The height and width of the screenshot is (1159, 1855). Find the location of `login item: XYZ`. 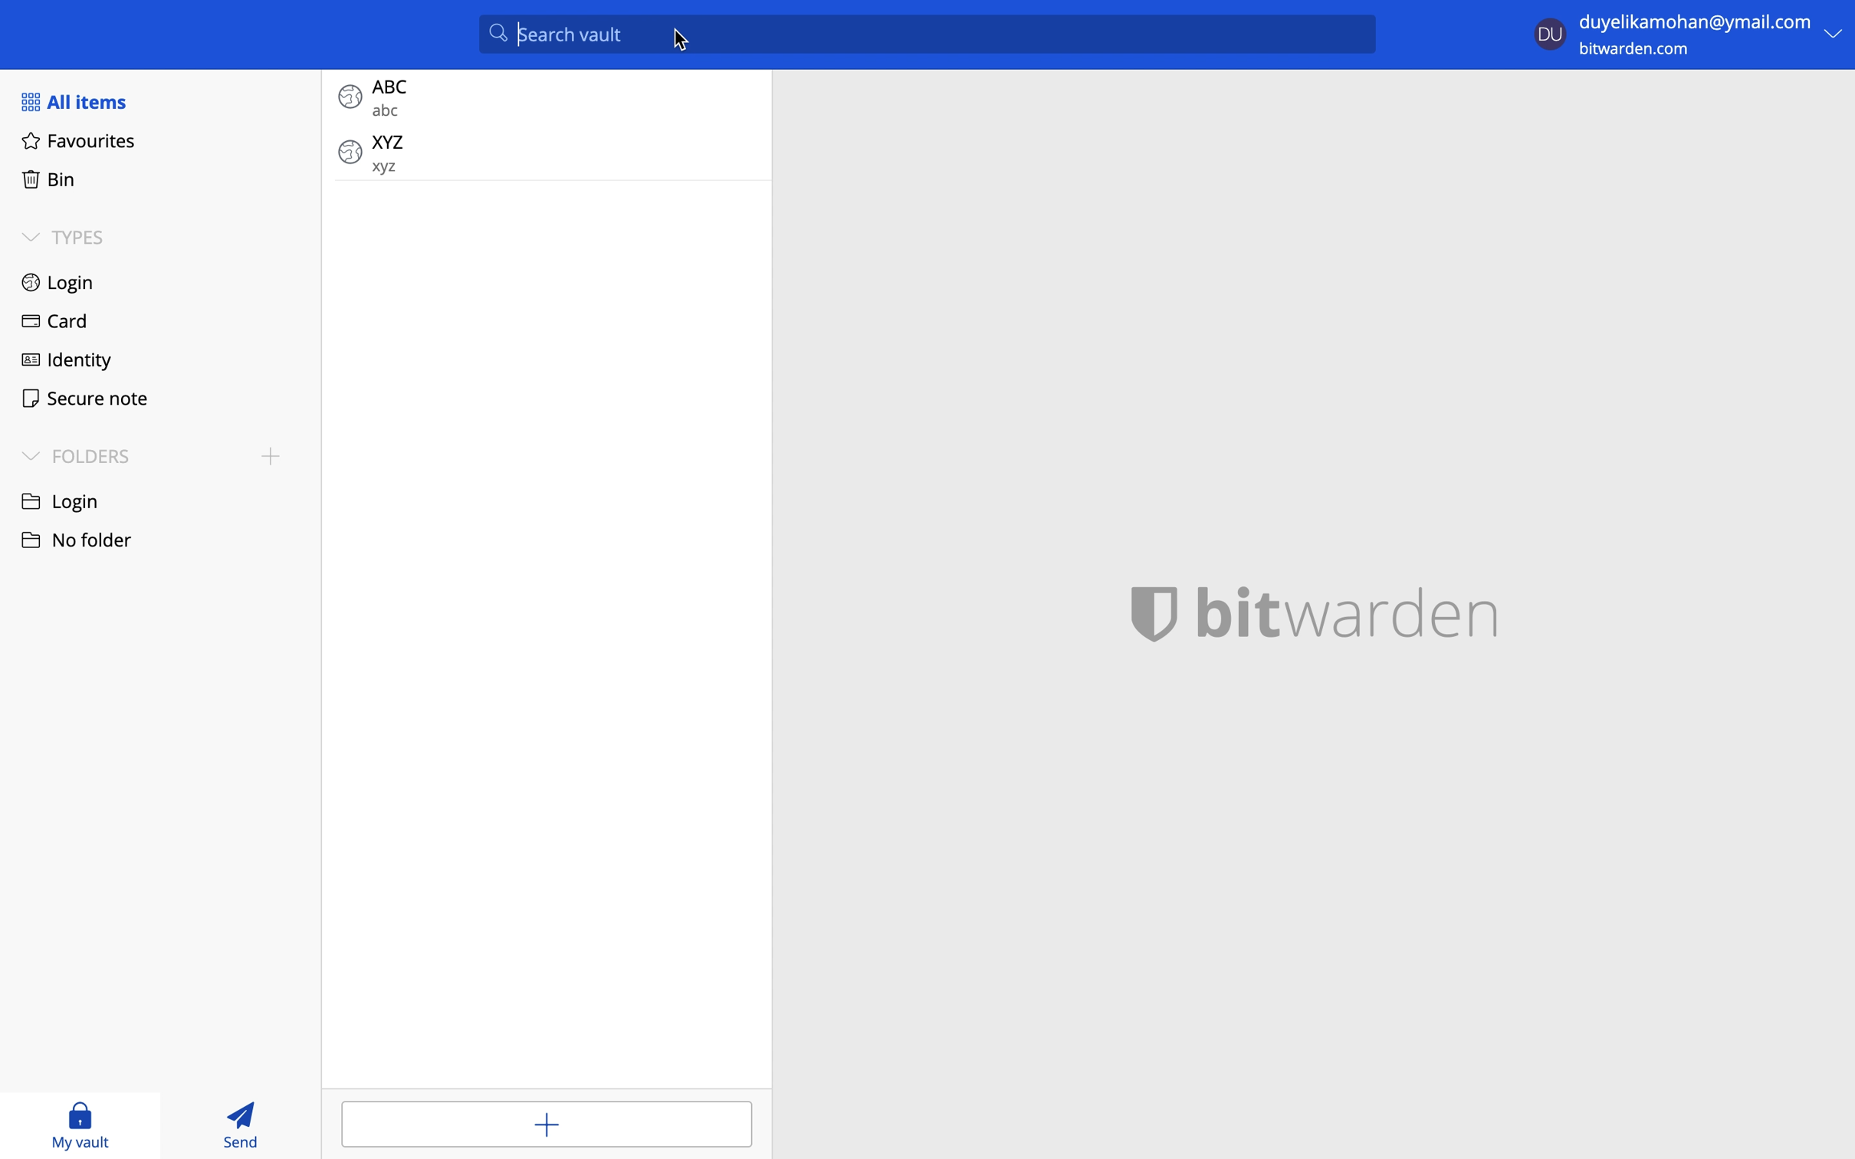

login item: XYZ is located at coordinates (542, 152).